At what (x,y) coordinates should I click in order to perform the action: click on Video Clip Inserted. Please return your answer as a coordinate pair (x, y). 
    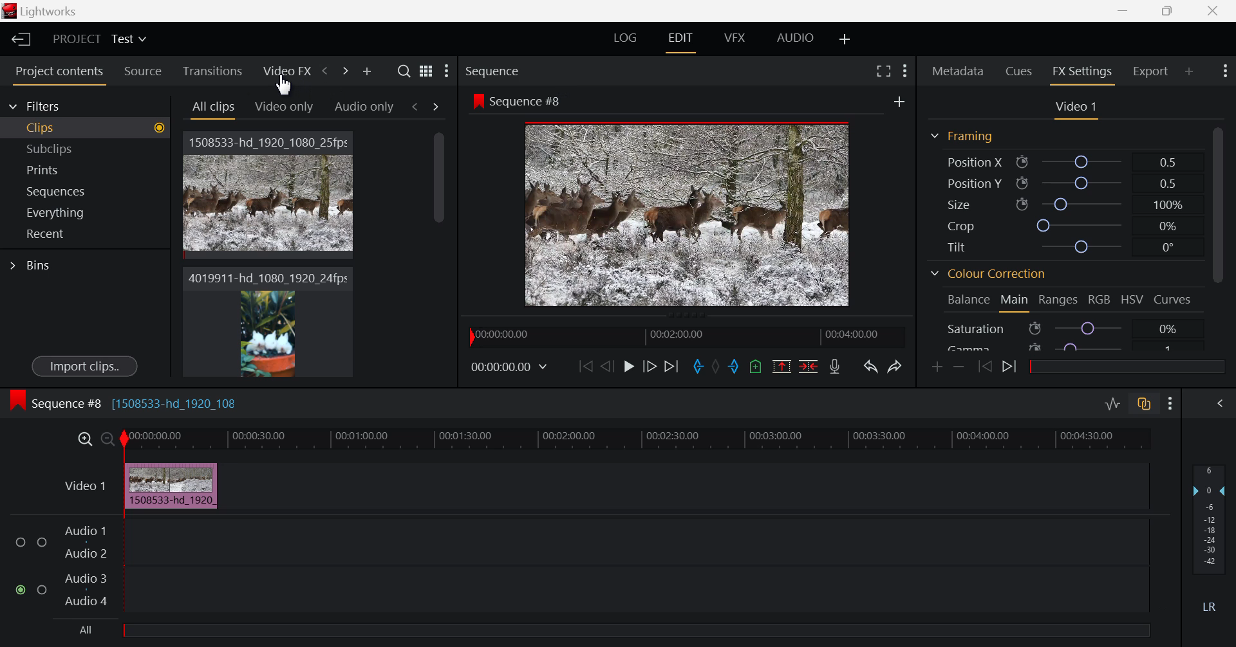
    Looking at the image, I should click on (171, 484).